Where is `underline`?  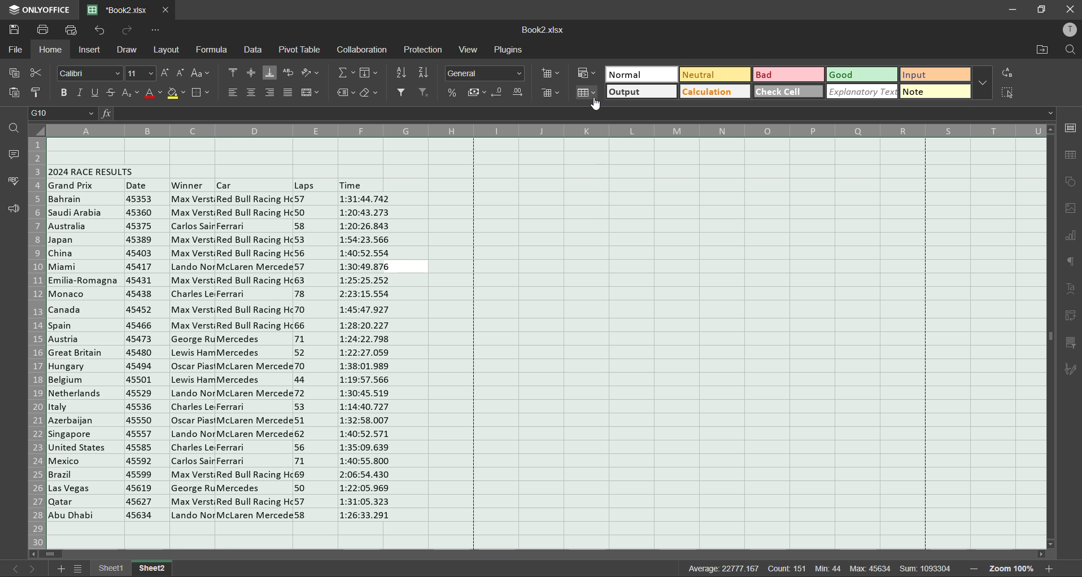
underline is located at coordinates (95, 94).